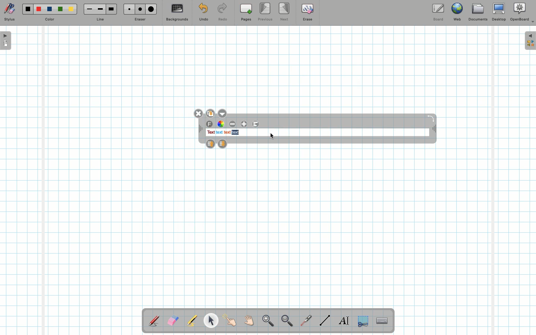  I want to click on Options, so click(224, 113).